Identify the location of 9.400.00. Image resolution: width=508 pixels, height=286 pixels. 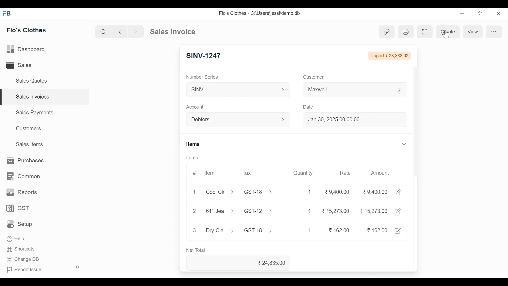
(375, 191).